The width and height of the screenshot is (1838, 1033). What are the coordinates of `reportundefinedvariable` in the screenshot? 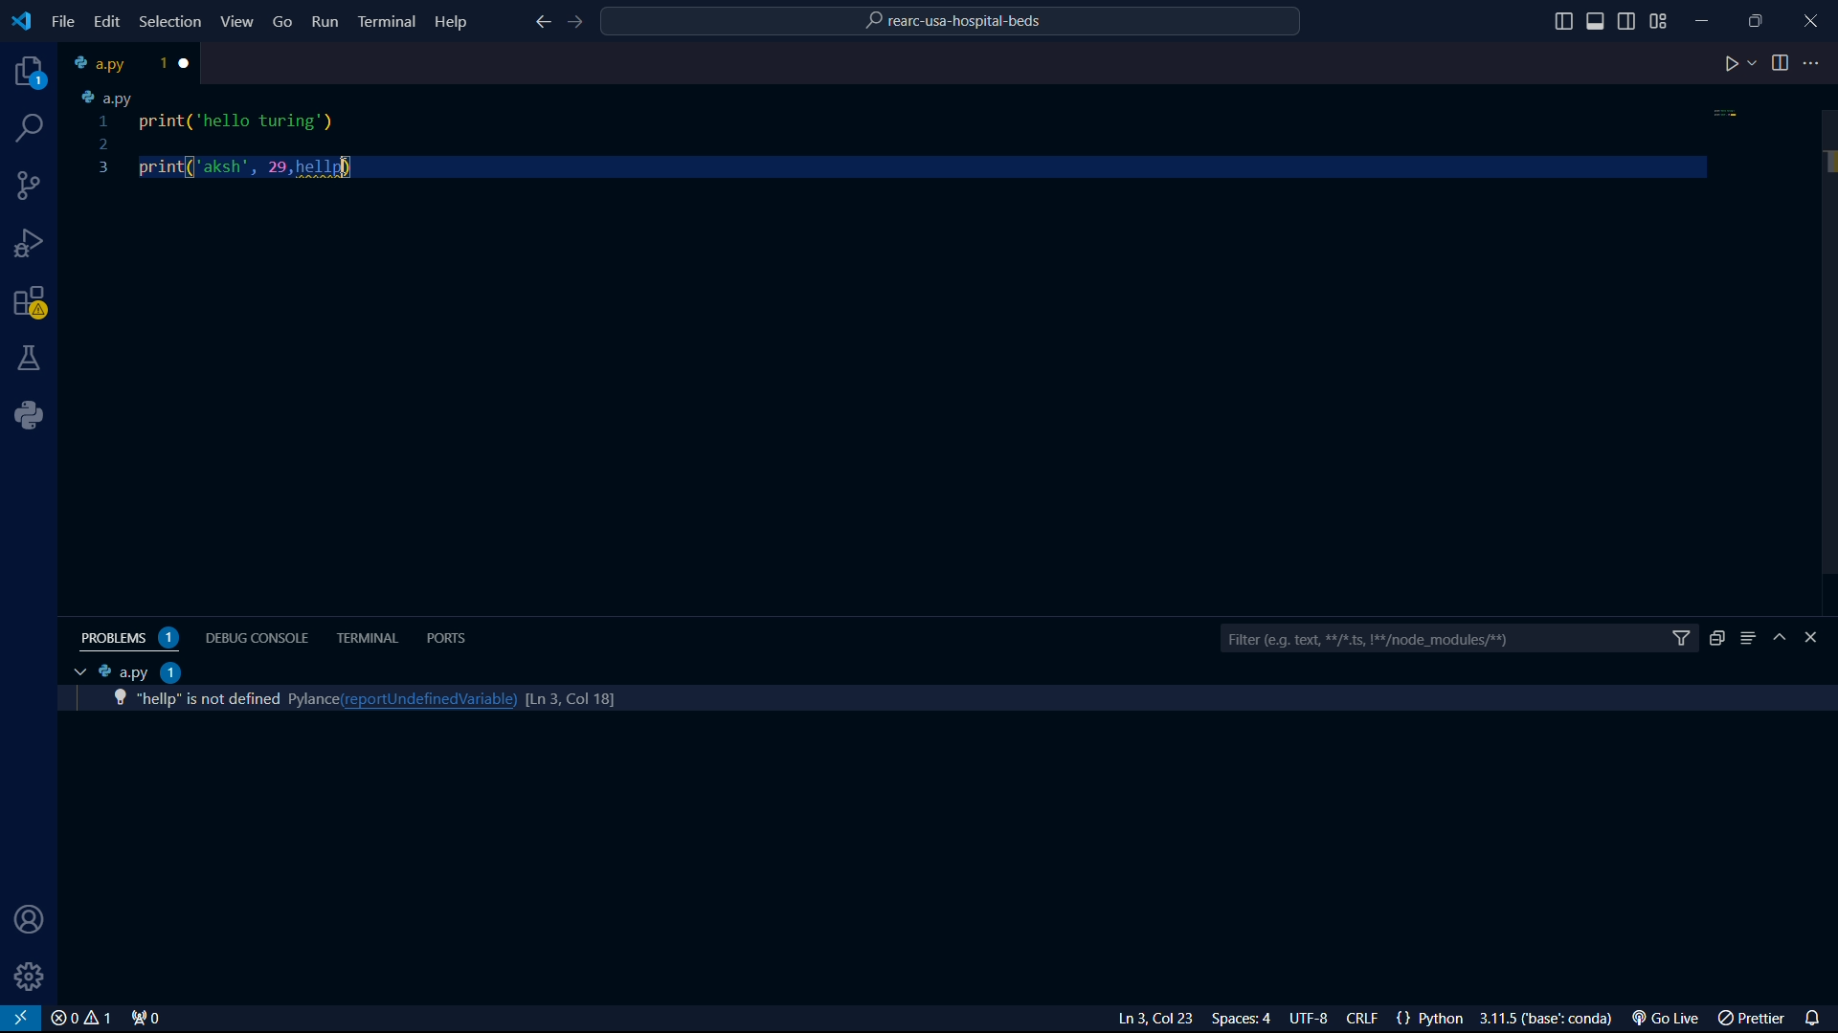 It's located at (424, 698).